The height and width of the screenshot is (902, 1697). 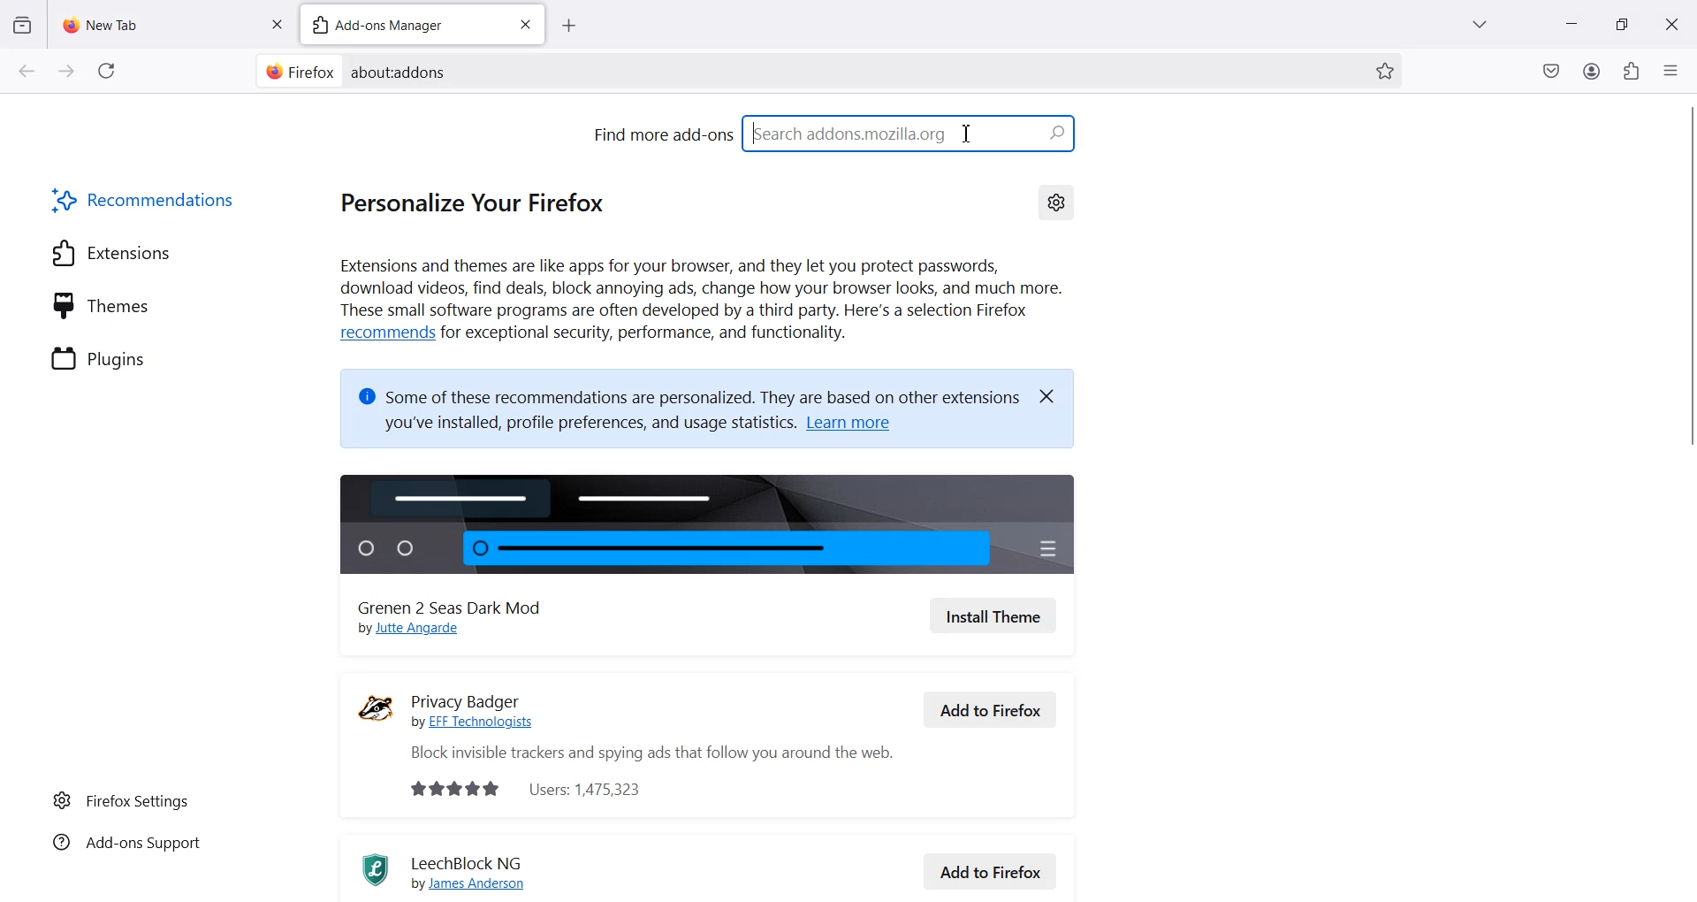 I want to click on Add-ons Support, so click(x=124, y=845).